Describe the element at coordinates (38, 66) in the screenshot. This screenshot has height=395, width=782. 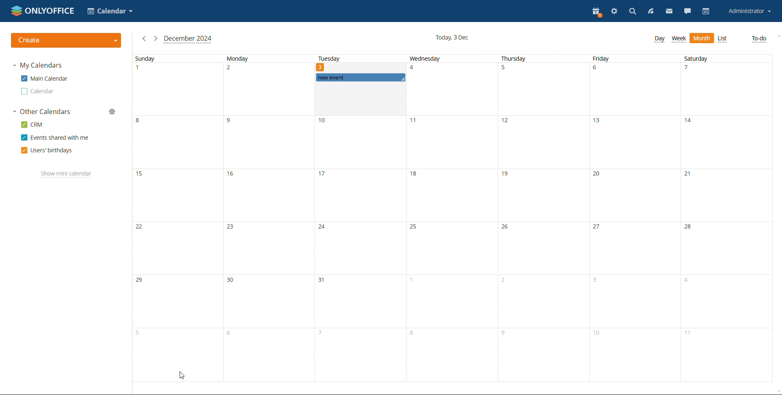
I see `my calendars` at that location.